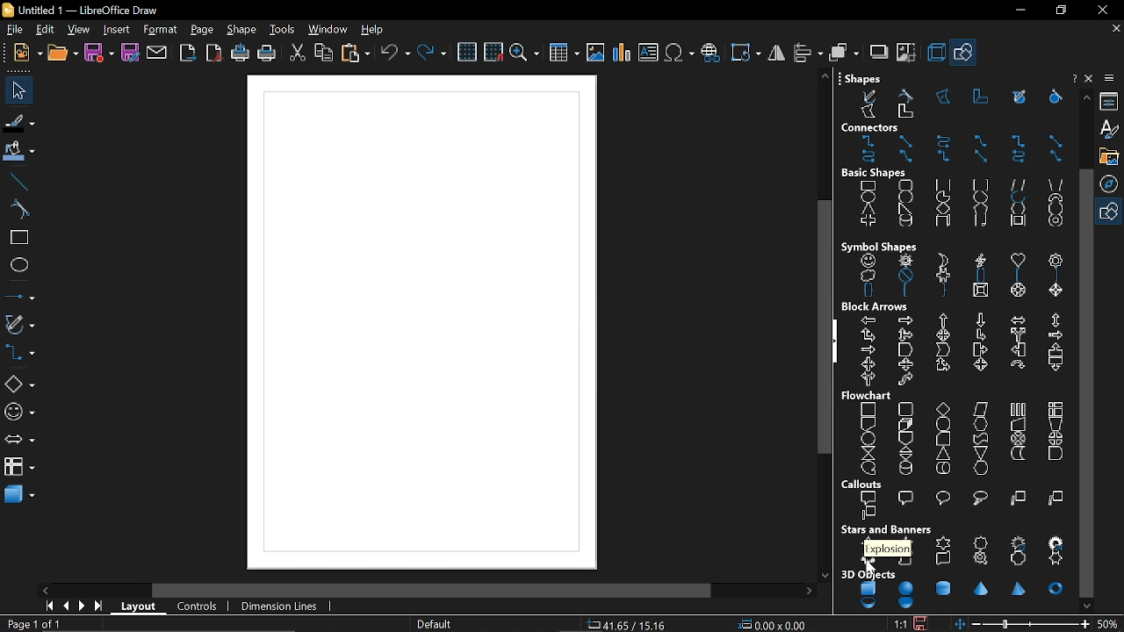 The width and height of the screenshot is (1124, 632). I want to click on go to last page, so click(100, 607).